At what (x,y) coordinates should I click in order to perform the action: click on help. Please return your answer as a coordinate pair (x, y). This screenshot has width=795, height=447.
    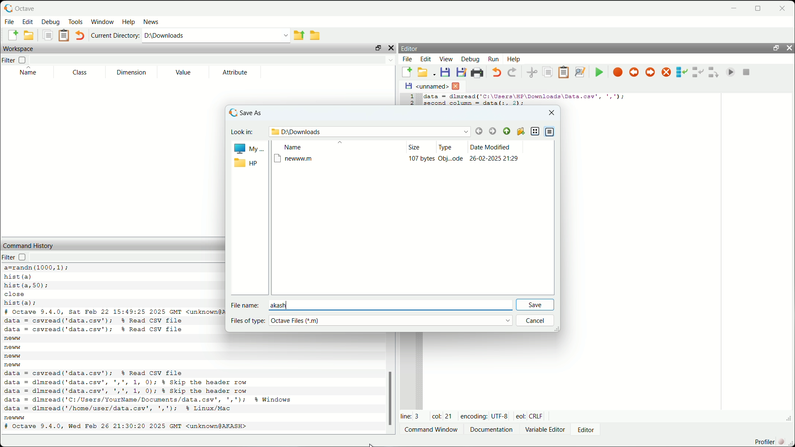
    Looking at the image, I should click on (516, 60).